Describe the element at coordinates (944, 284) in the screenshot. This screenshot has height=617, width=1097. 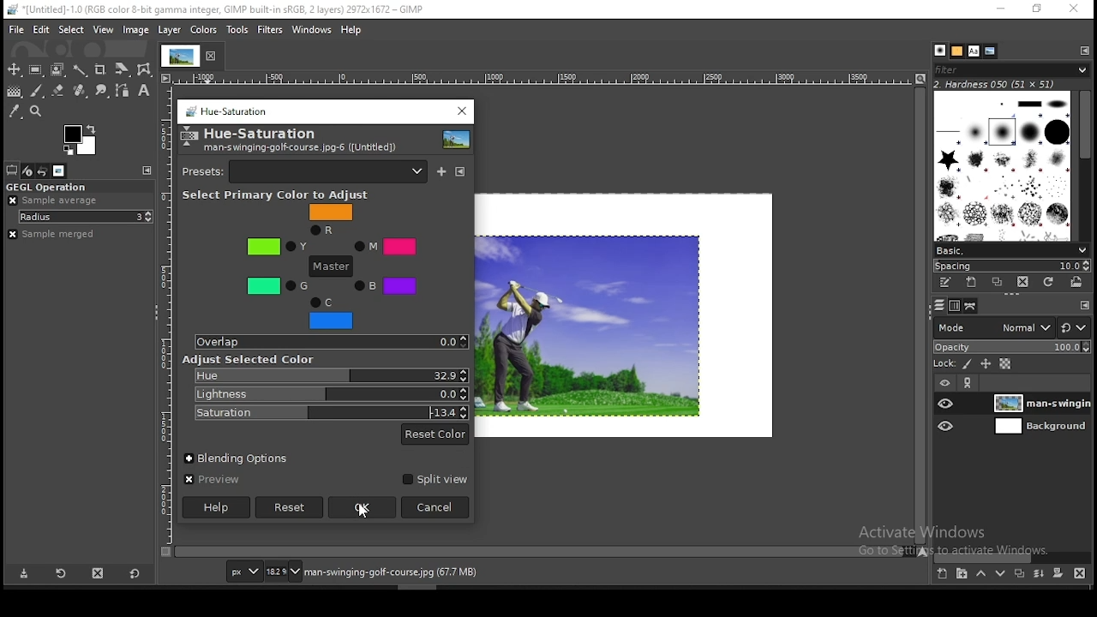
I see `edit this brush` at that location.